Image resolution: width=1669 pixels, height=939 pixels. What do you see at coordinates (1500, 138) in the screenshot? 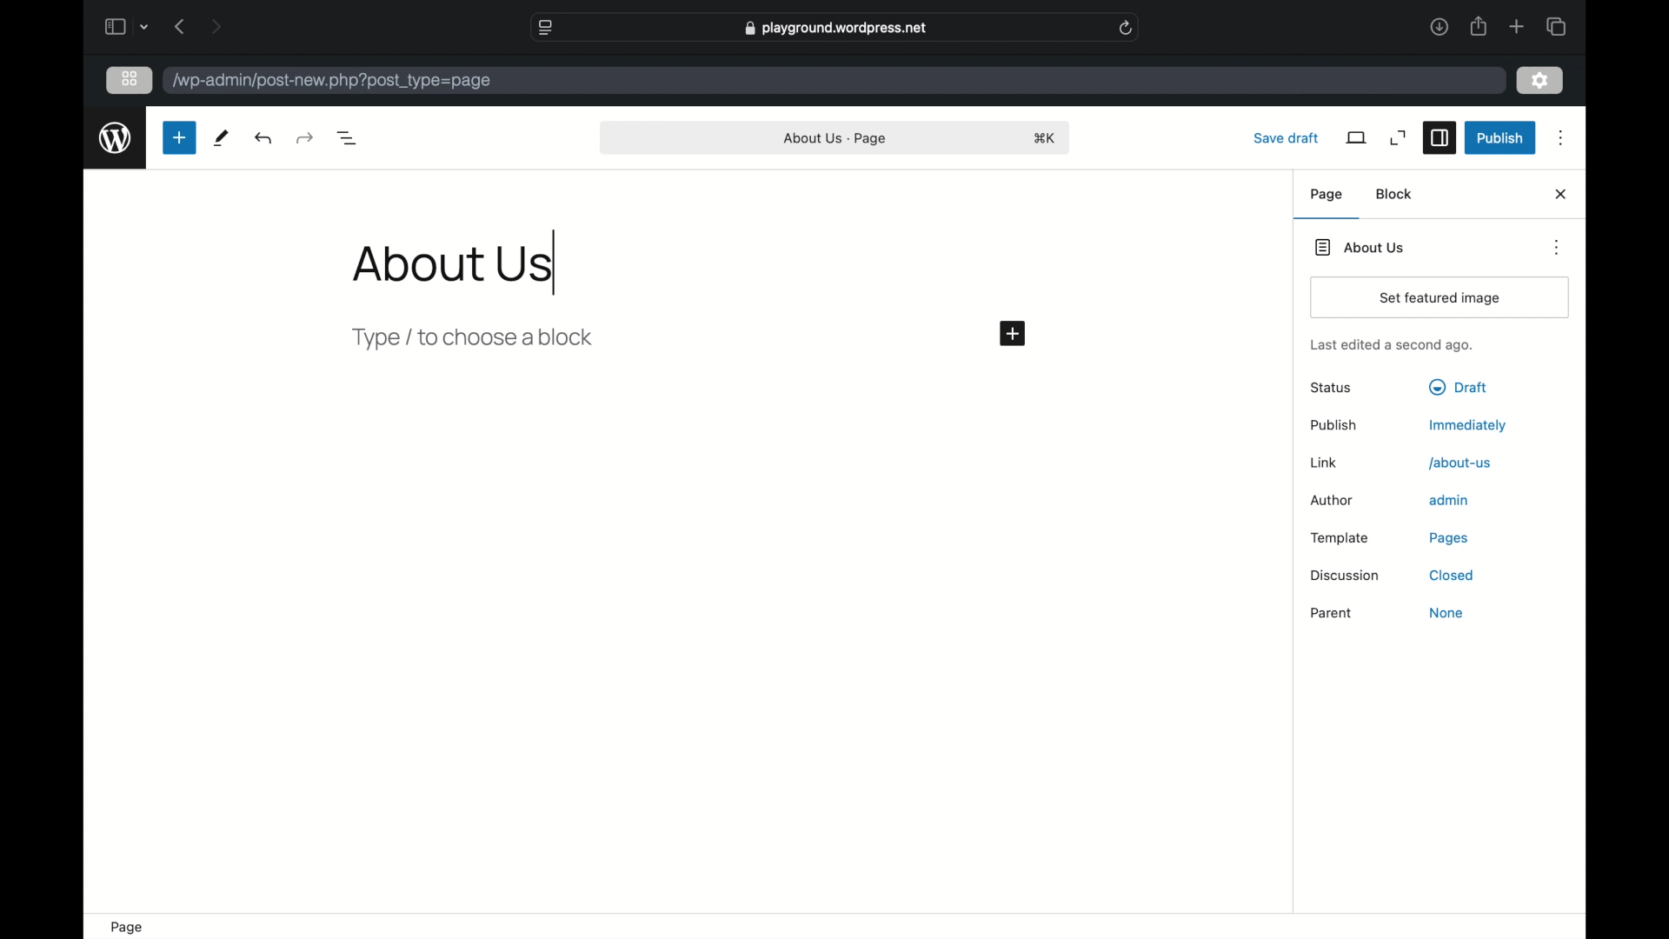
I see `publish` at bounding box center [1500, 138].